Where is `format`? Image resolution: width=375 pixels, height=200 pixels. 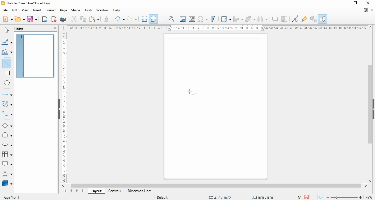
format is located at coordinates (51, 10).